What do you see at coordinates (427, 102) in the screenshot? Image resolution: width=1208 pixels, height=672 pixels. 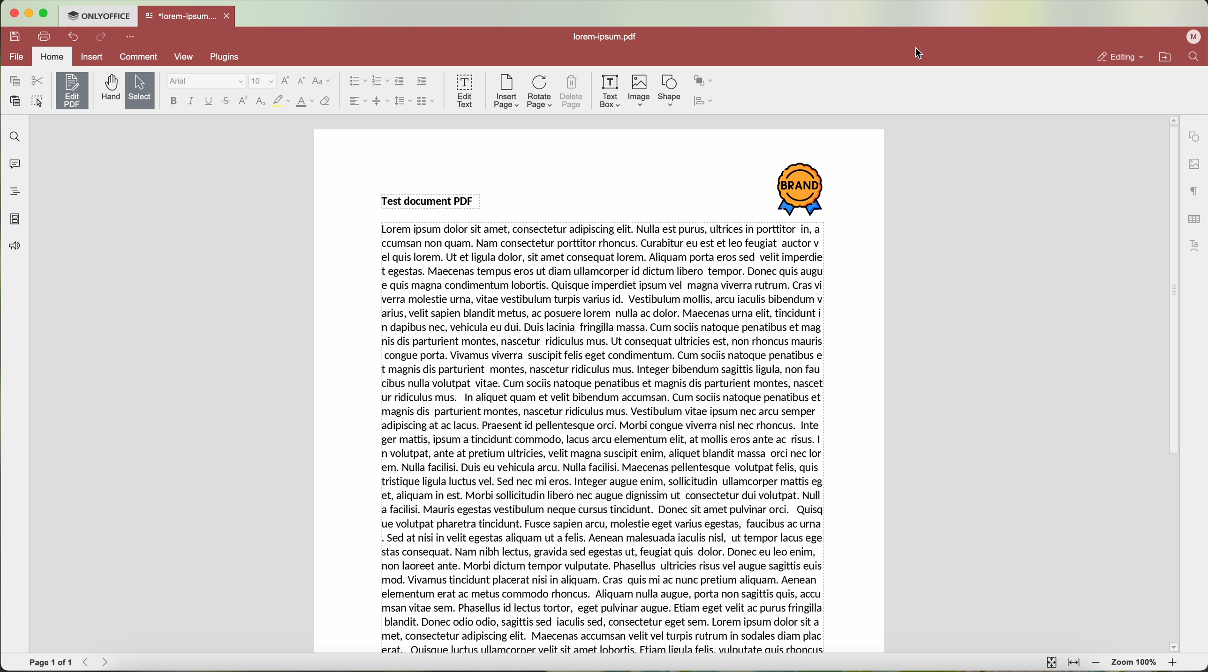 I see `insert columns` at bounding box center [427, 102].